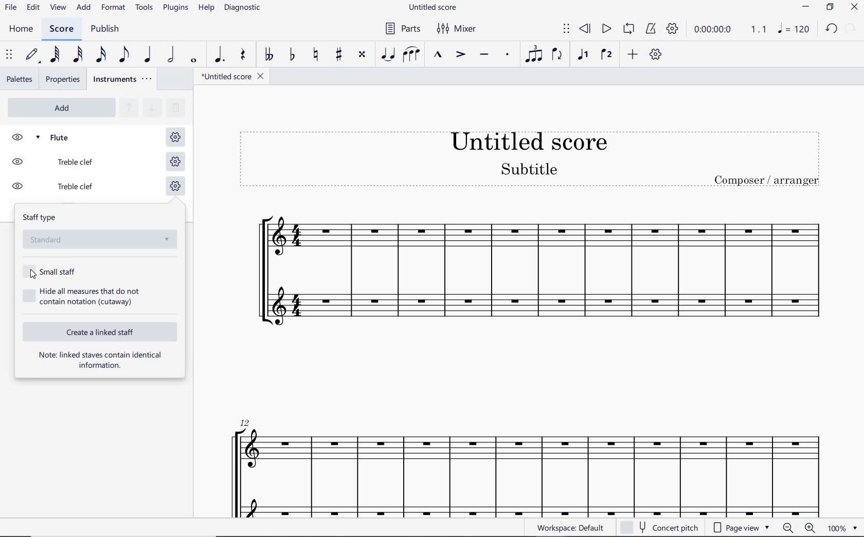 The width and height of the screenshot is (864, 537). Describe the element at coordinates (438, 55) in the screenshot. I see `MARCATO` at that location.